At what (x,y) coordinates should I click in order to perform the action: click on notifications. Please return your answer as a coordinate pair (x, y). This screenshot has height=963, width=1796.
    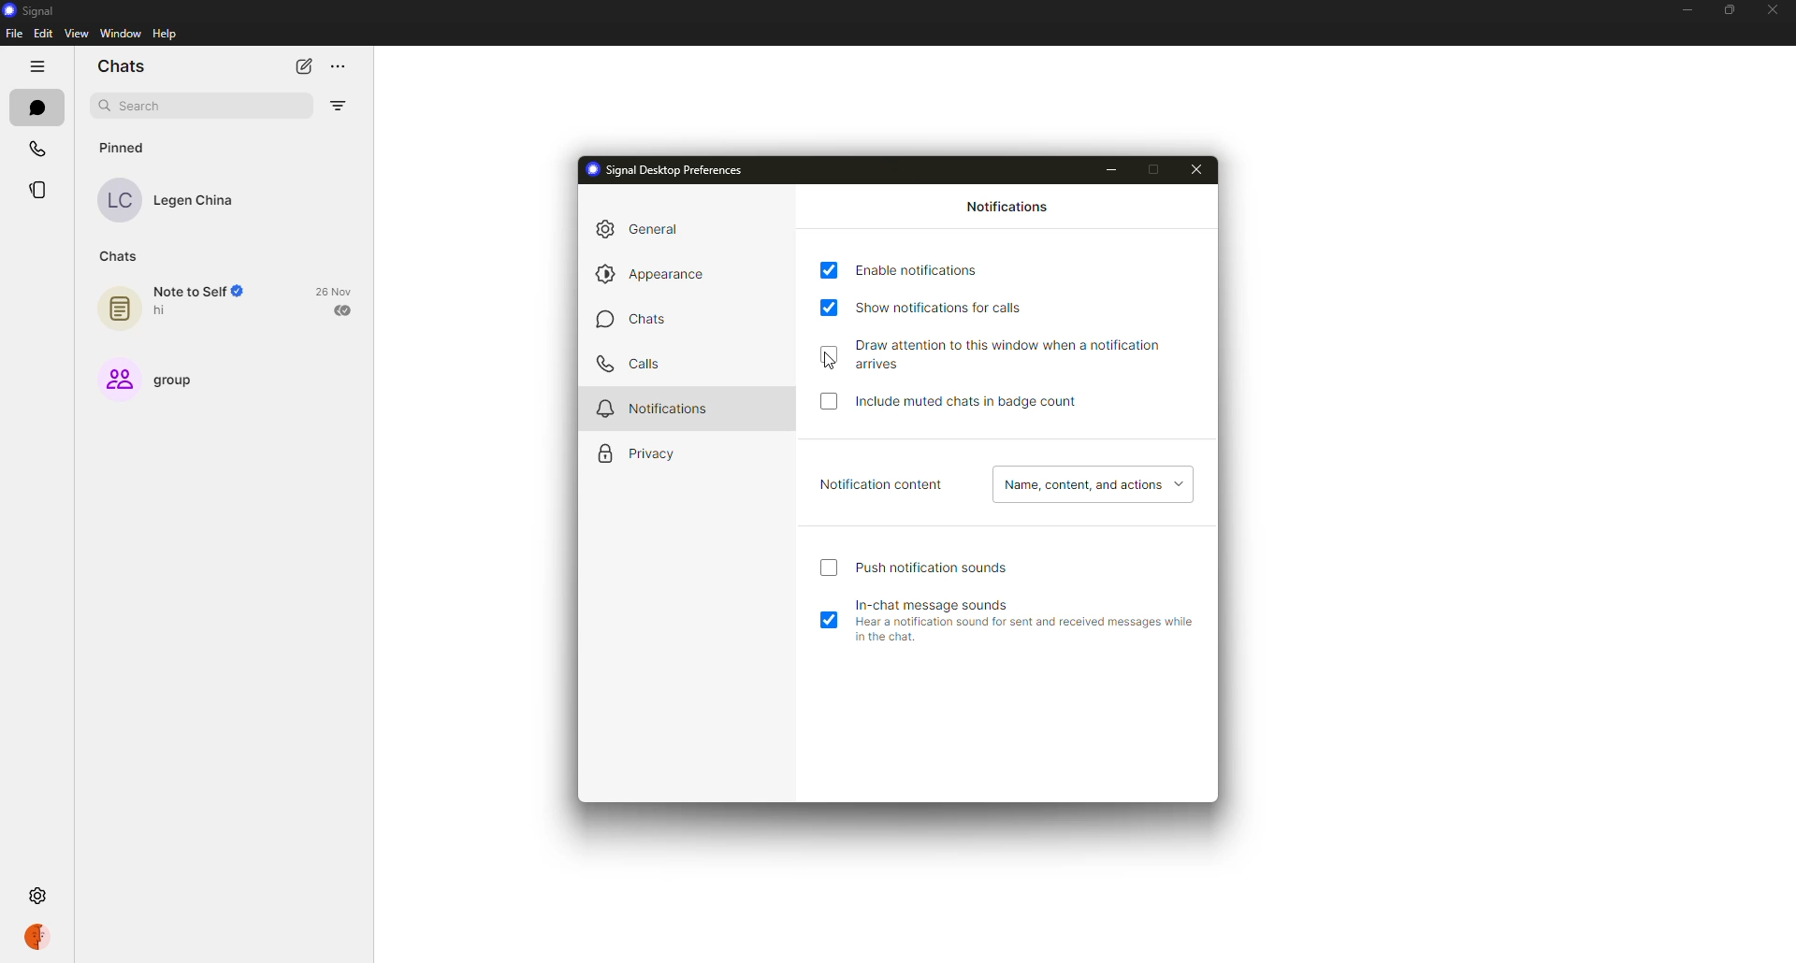
    Looking at the image, I should click on (654, 407).